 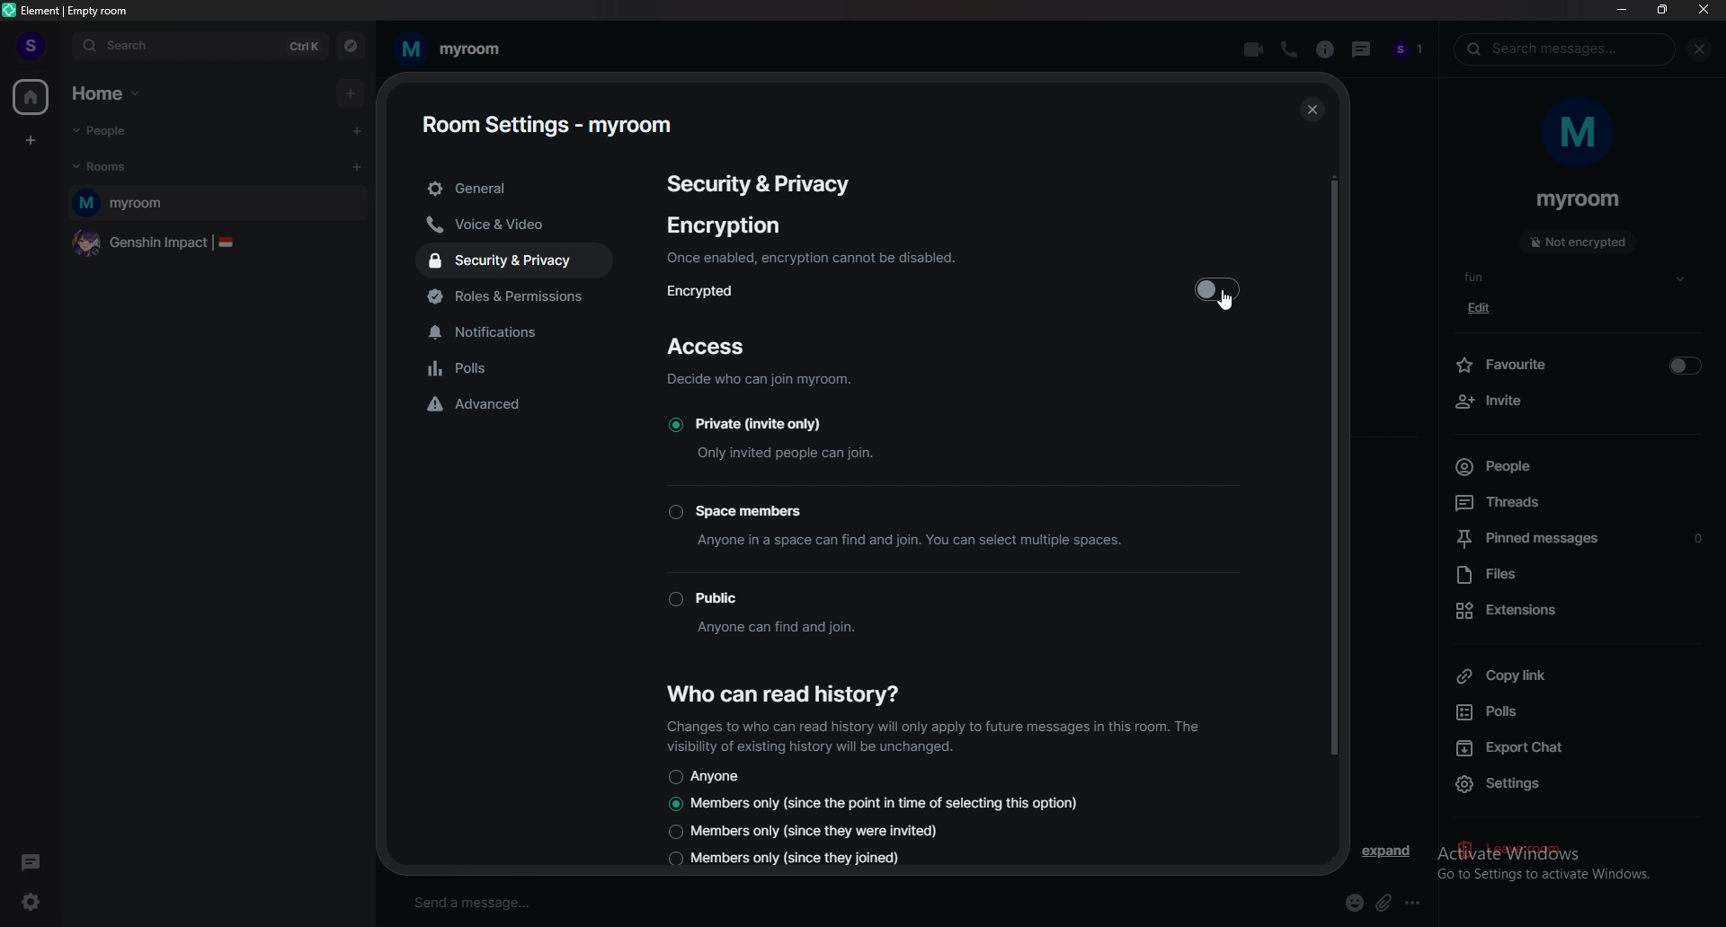 I want to click on threads, so click(x=1577, y=502).